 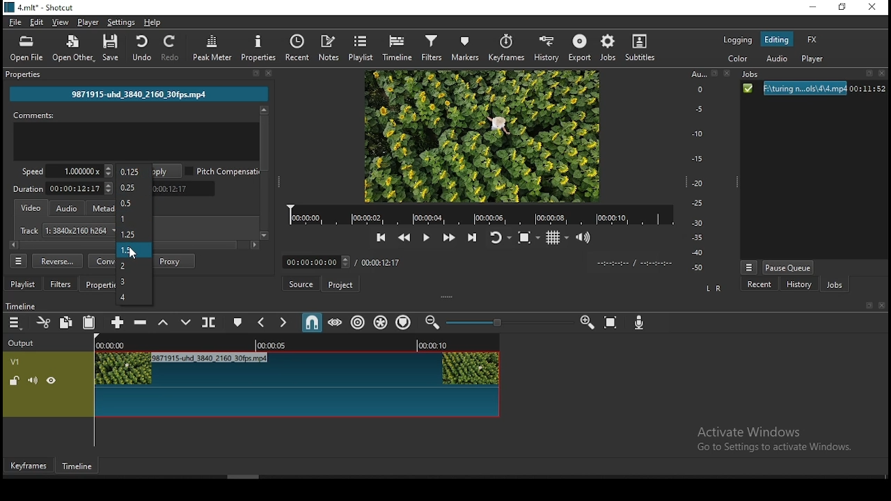 What do you see at coordinates (29, 207) in the screenshot?
I see `video` at bounding box center [29, 207].